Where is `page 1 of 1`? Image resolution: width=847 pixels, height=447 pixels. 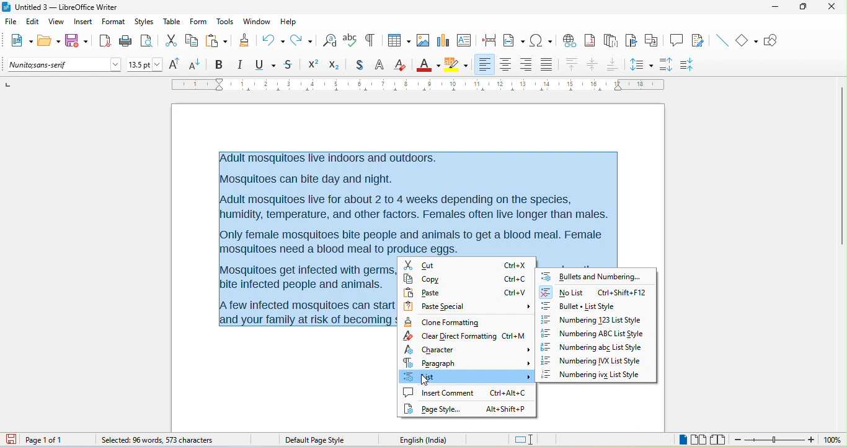
page 1 of 1 is located at coordinates (56, 440).